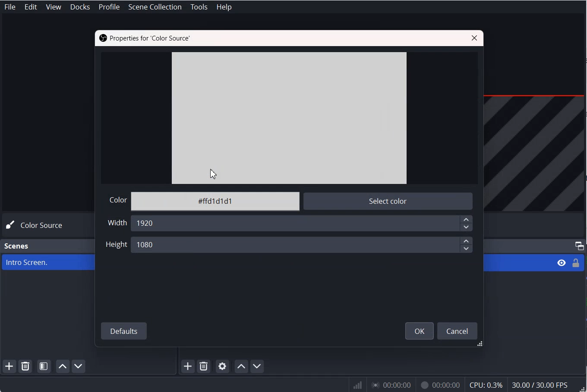 This screenshot has width=587, height=392. What do you see at coordinates (37, 225) in the screenshot?
I see `Color Source` at bounding box center [37, 225].